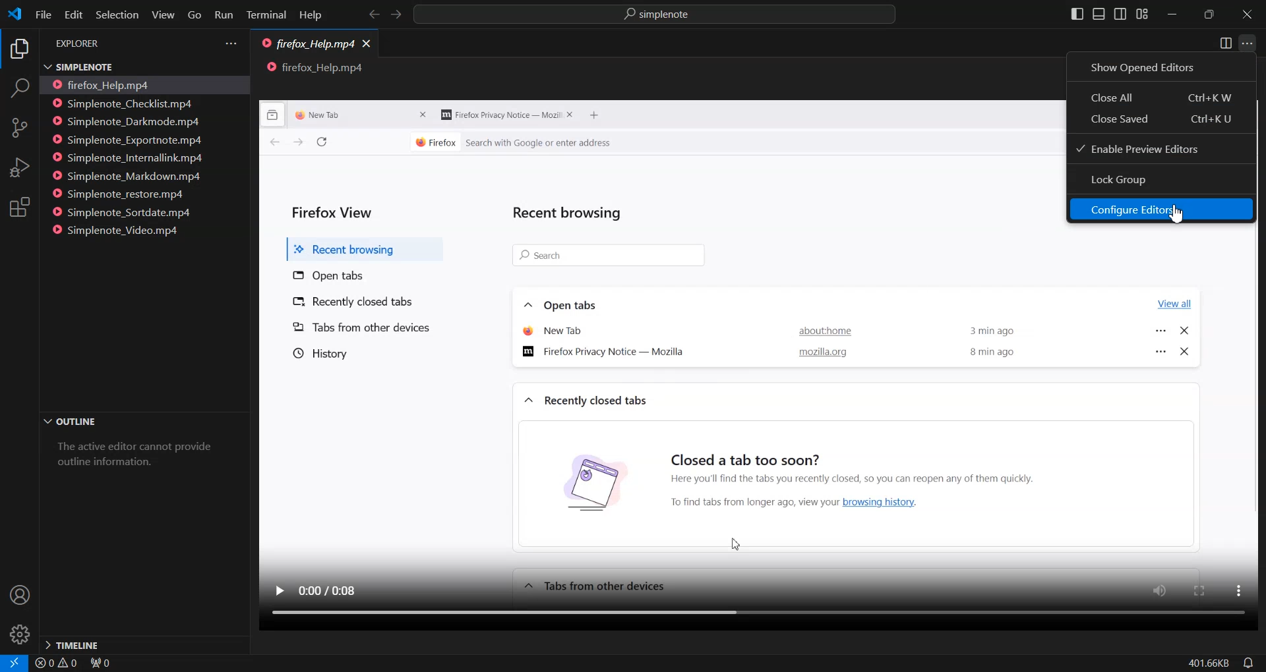 Image resolution: width=1266 pixels, height=672 pixels. What do you see at coordinates (1162, 148) in the screenshot?
I see `Enable preview Editors` at bounding box center [1162, 148].